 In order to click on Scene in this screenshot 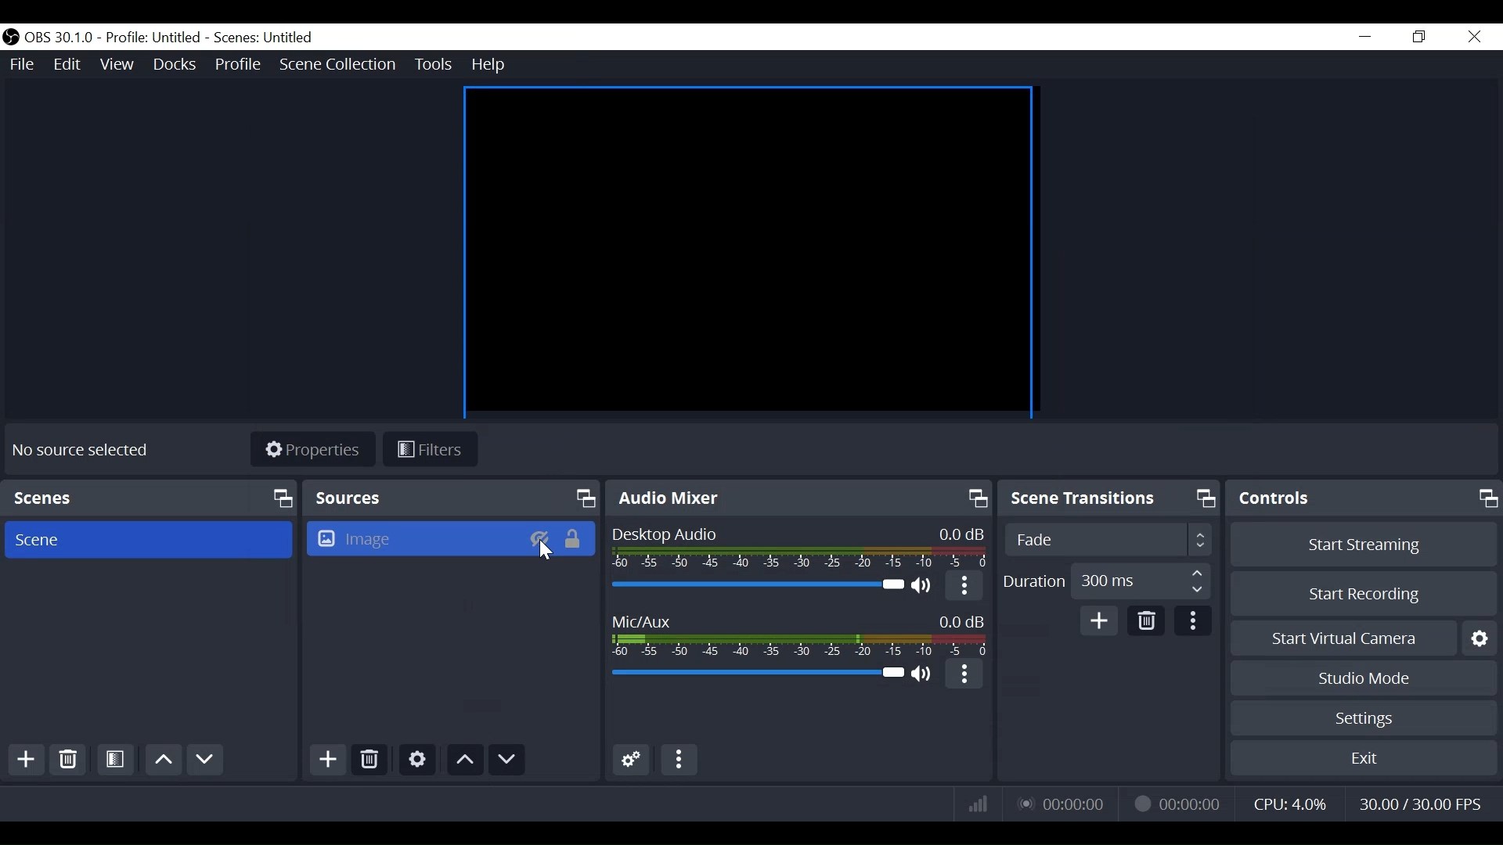, I will do `click(153, 540)`.